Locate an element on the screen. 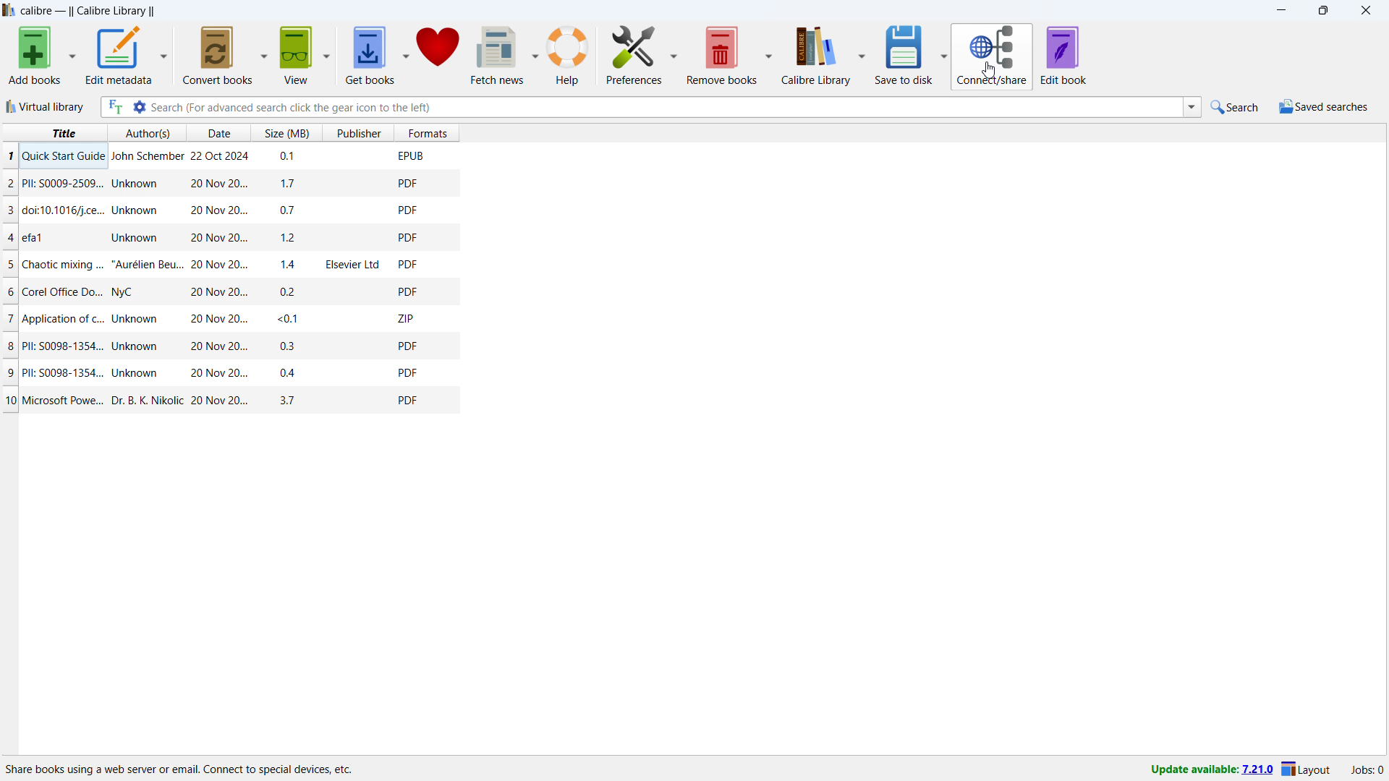  remove books options is located at coordinates (769, 55).